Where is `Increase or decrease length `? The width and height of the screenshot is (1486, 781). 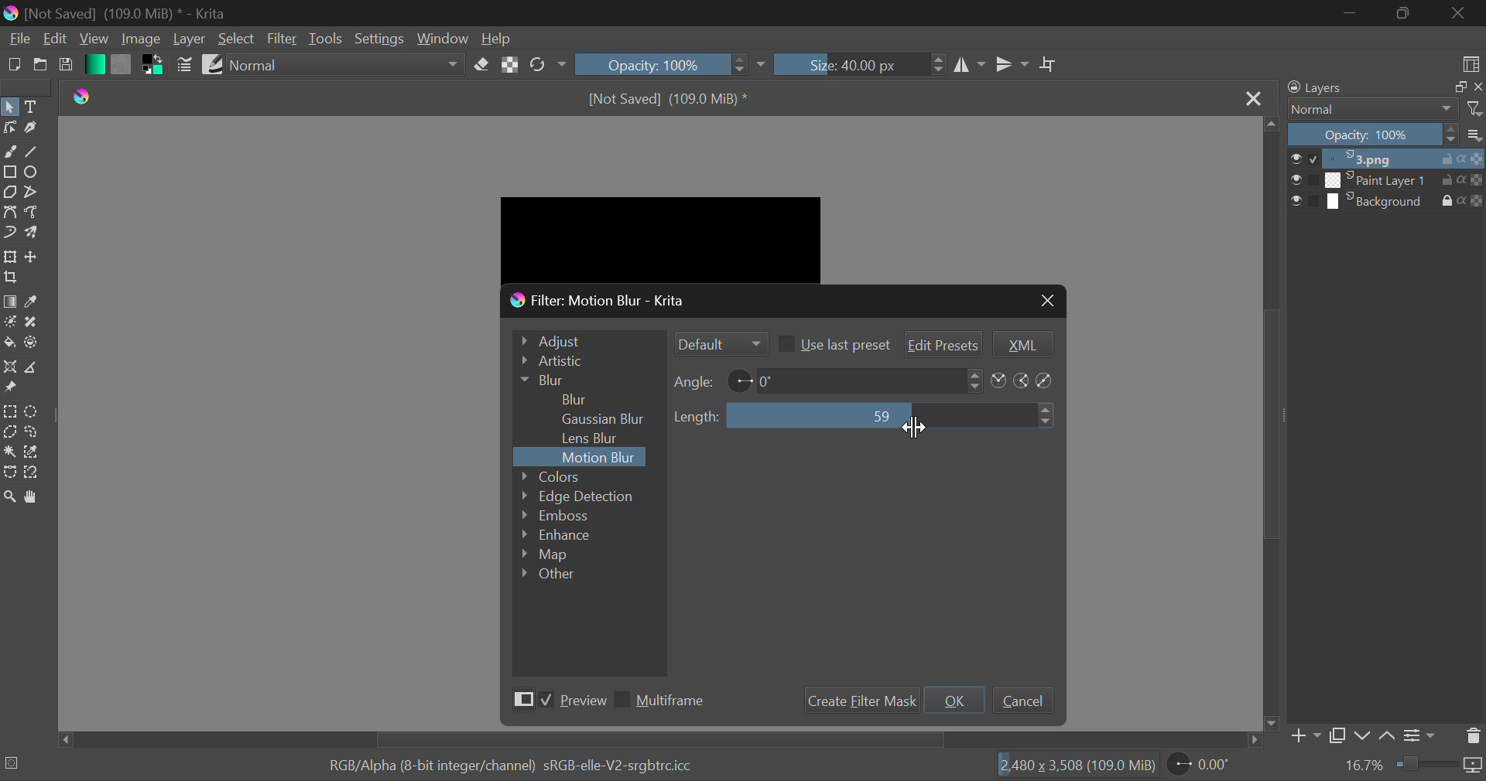 Increase or decrease length  is located at coordinates (1047, 416).